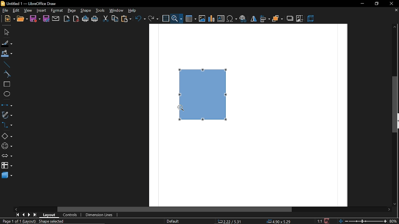  Describe the element at coordinates (18, 221) in the screenshot. I see `current page` at that location.